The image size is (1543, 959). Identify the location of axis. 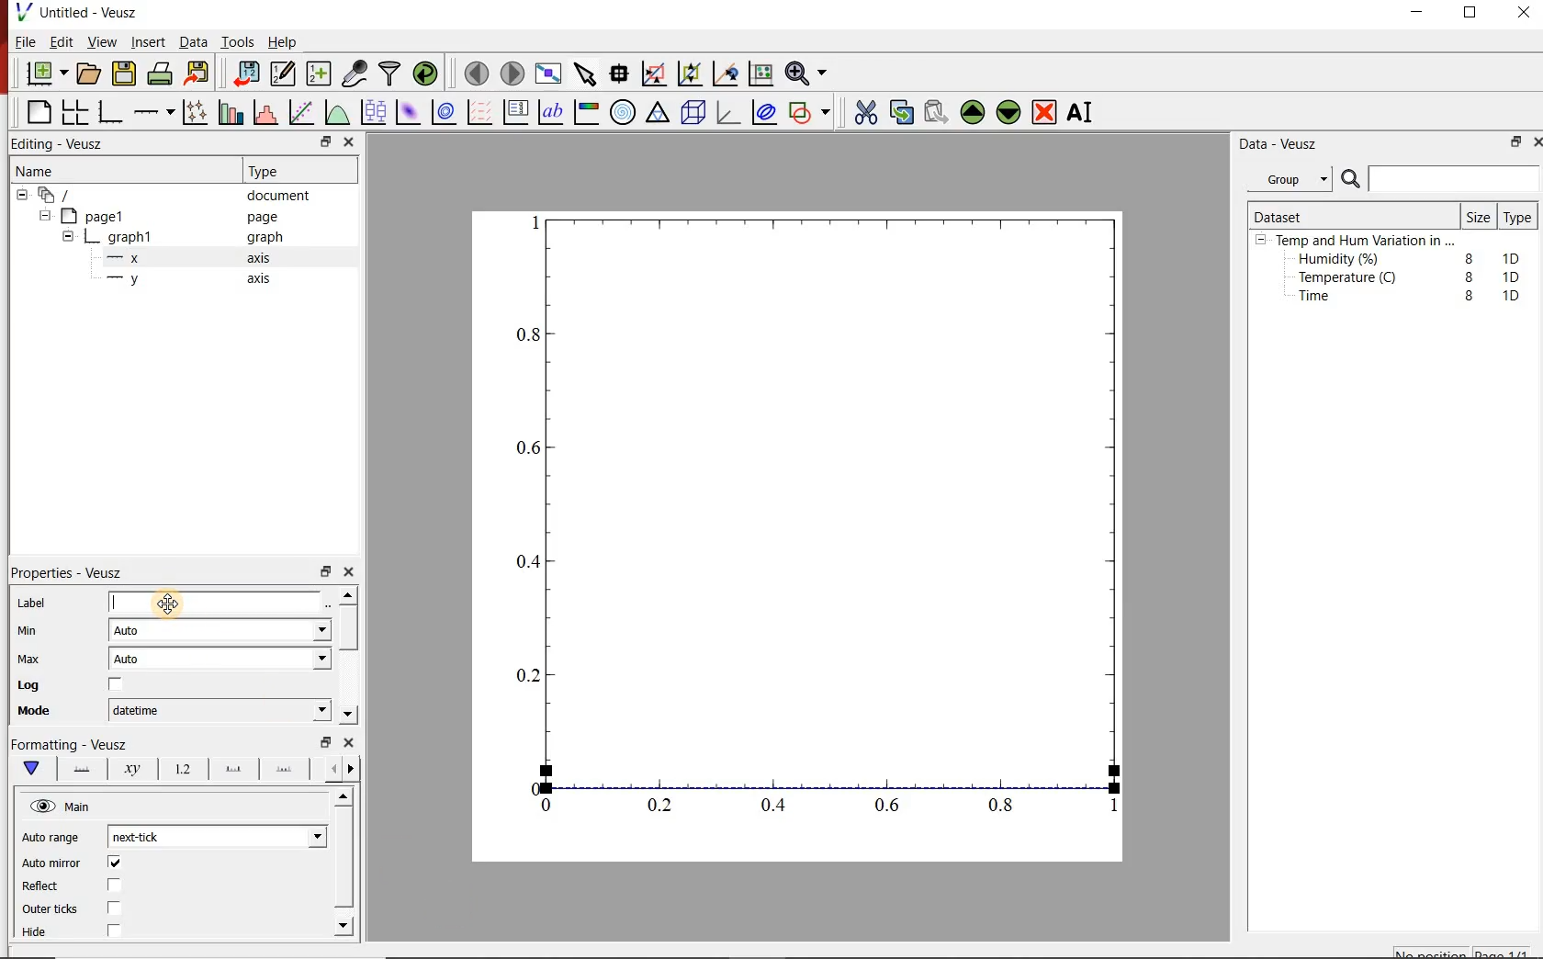
(263, 281).